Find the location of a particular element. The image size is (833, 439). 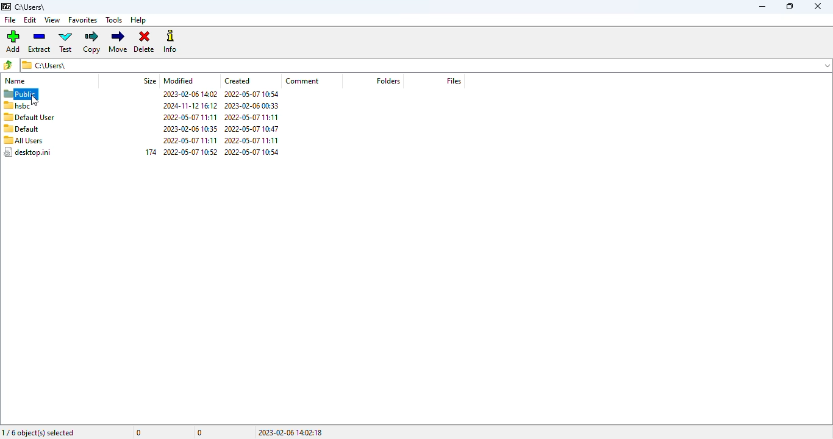

help is located at coordinates (138, 20).